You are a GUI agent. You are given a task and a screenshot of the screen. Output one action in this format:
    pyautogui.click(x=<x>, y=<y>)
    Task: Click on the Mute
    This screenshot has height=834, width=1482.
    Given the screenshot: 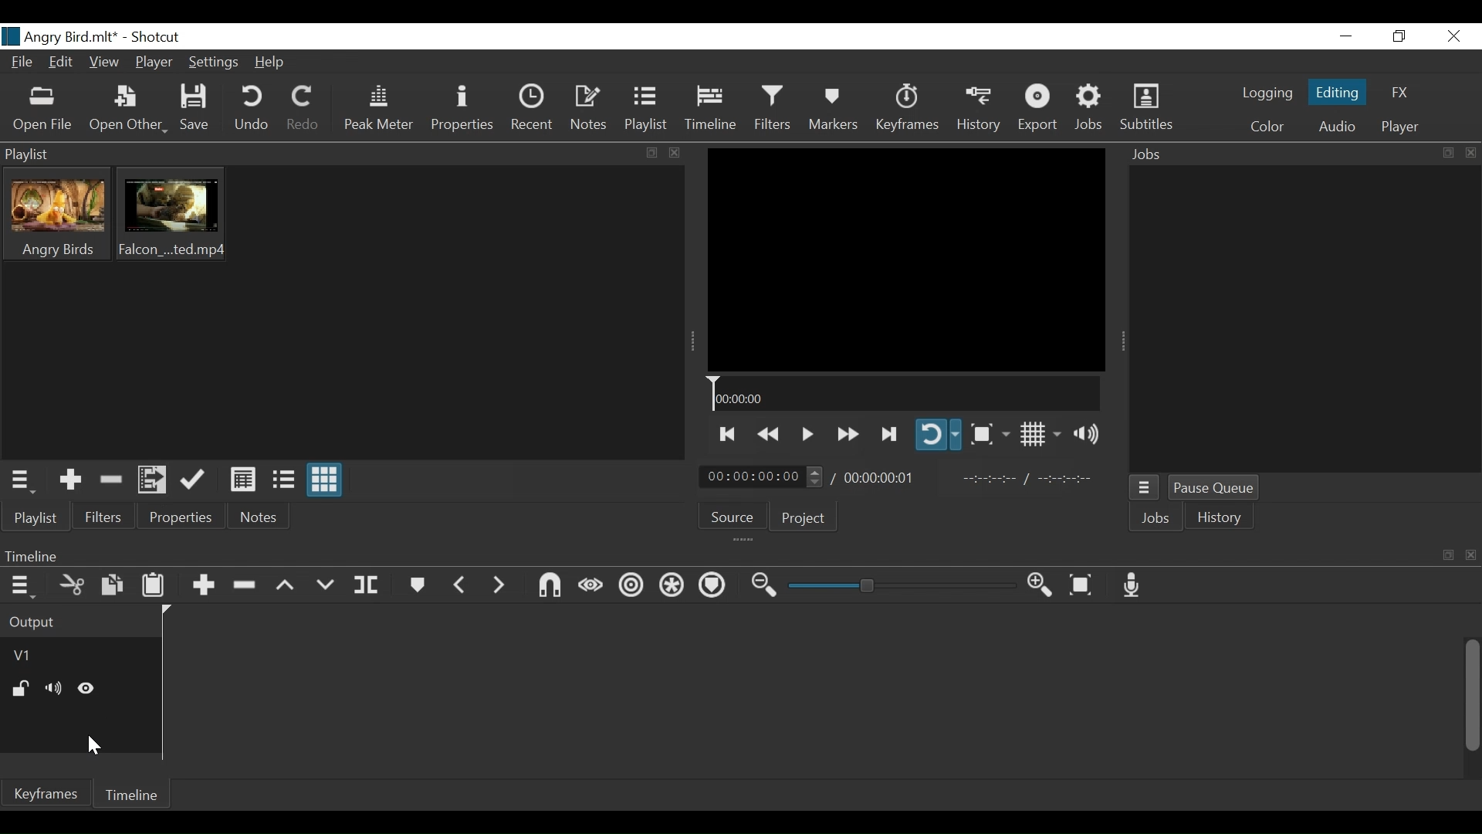 What is the action you would take?
    pyautogui.click(x=53, y=689)
    